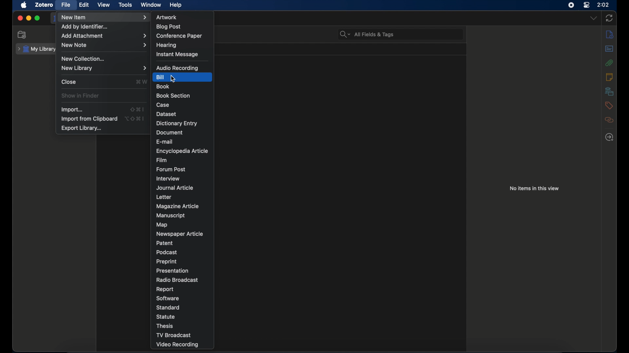 The width and height of the screenshot is (629, 353). What do you see at coordinates (84, 59) in the screenshot?
I see `new collection` at bounding box center [84, 59].